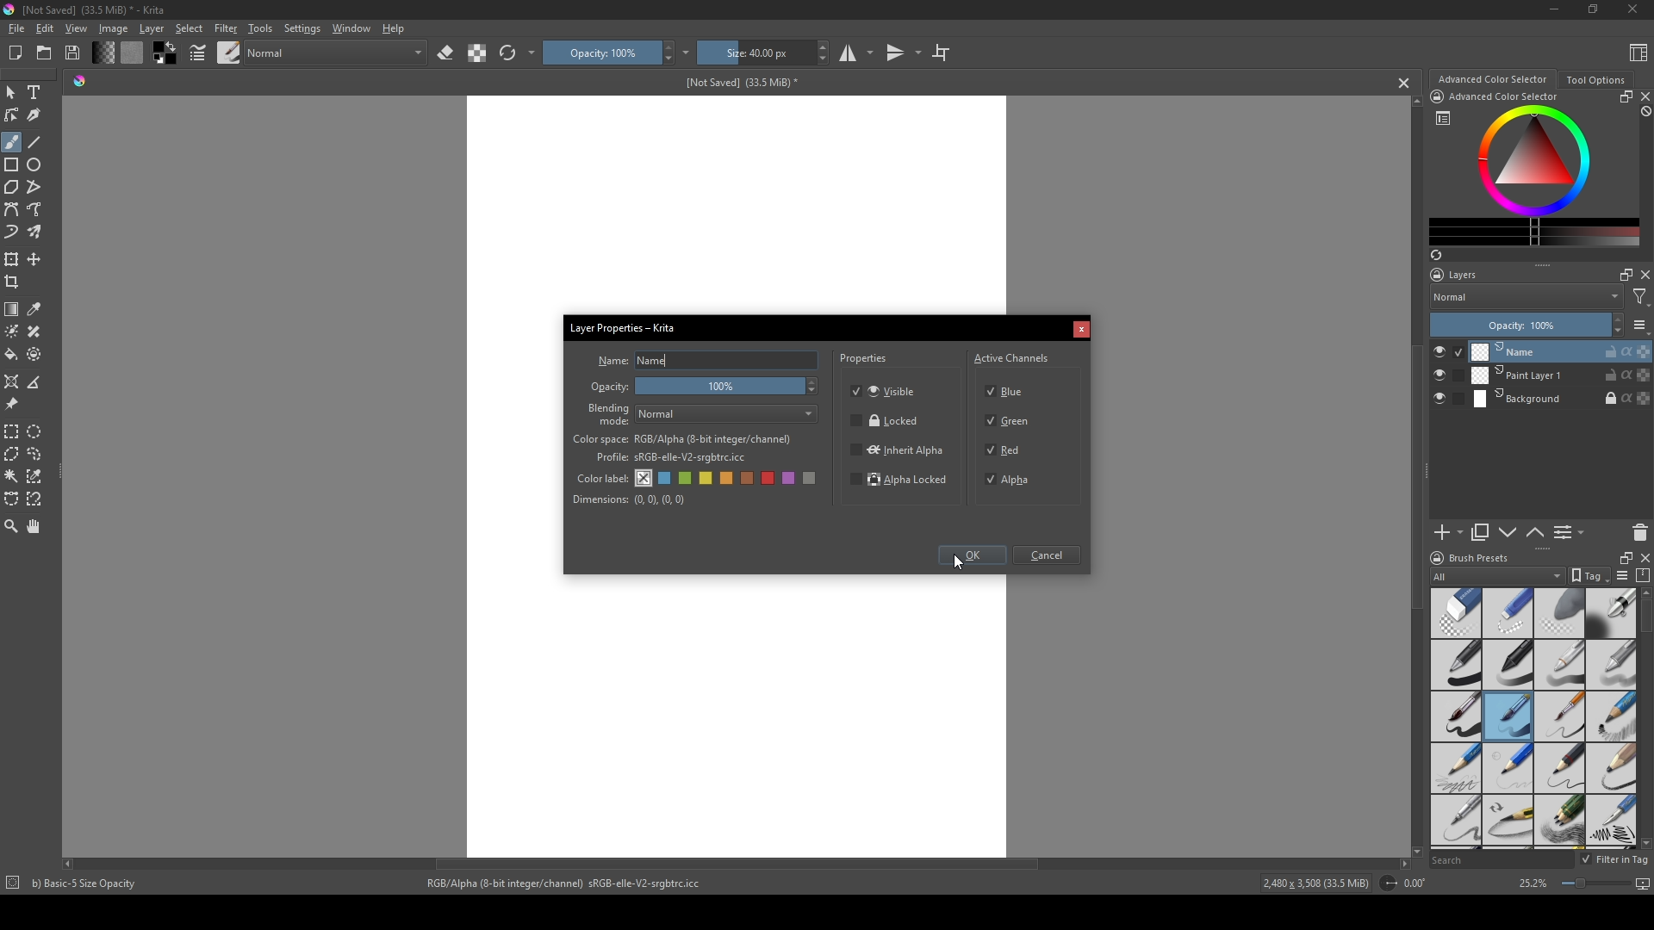 This screenshot has height=930, width=1654. I want to click on move layer, so click(34, 259).